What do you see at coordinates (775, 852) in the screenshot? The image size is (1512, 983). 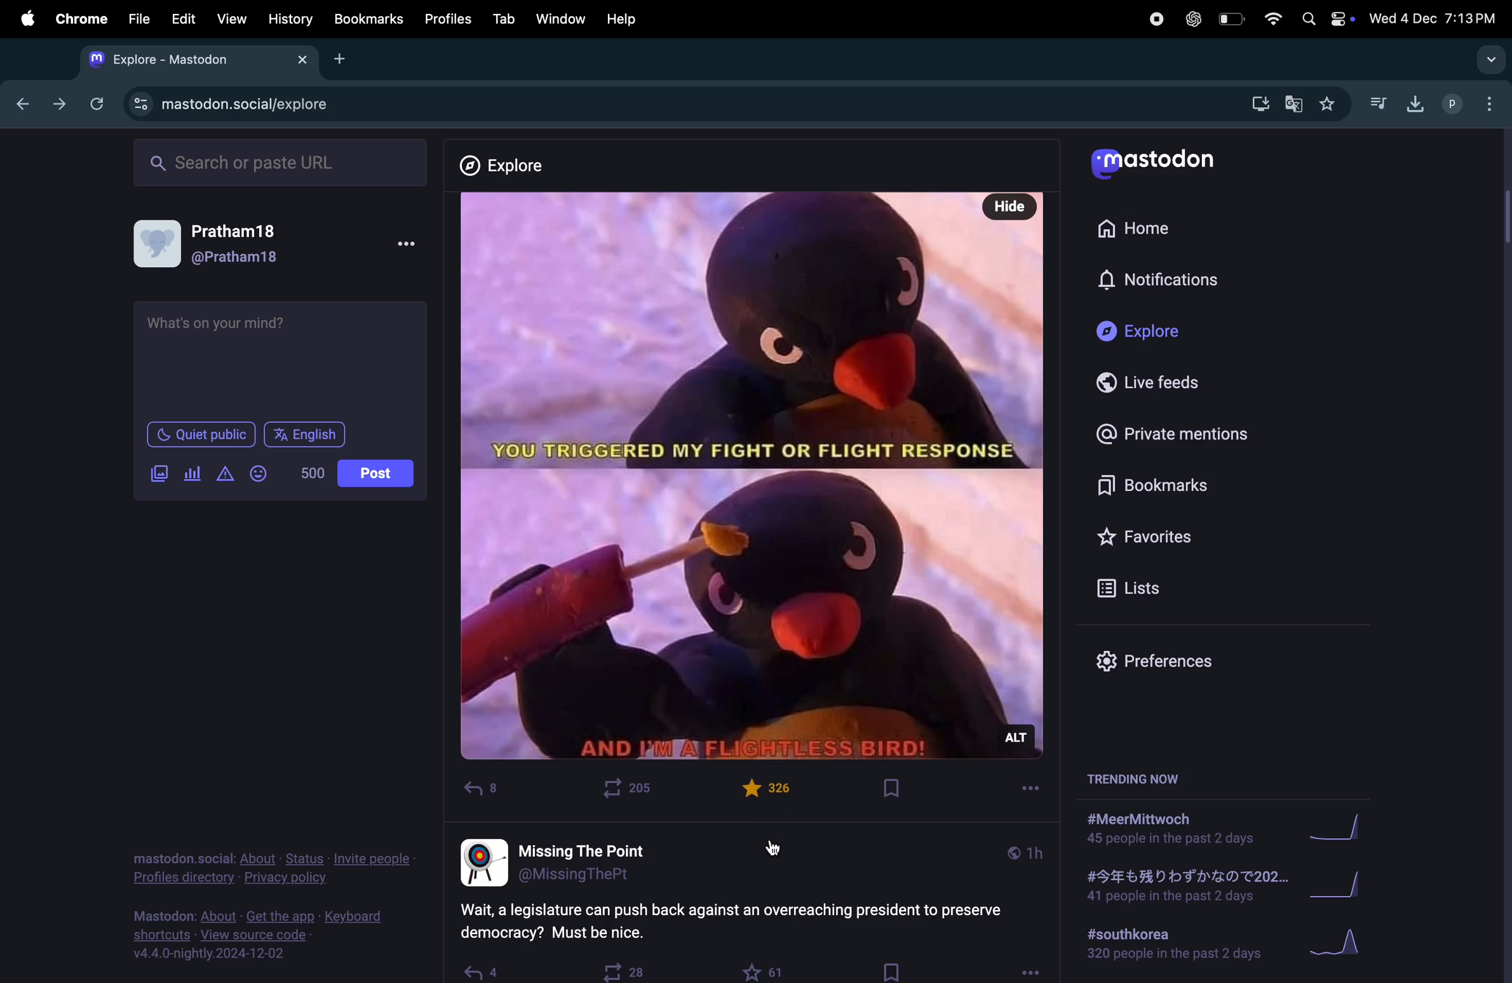 I see `cursor` at bounding box center [775, 852].